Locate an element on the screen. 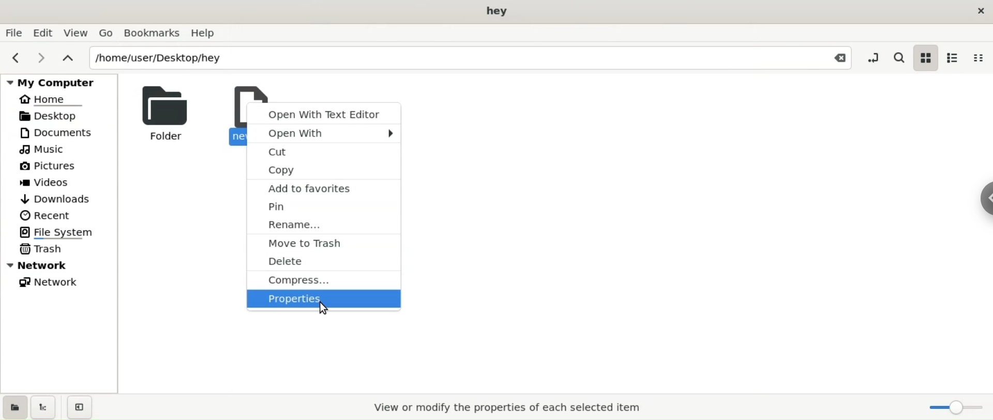  Trash is located at coordinates (42, 250).